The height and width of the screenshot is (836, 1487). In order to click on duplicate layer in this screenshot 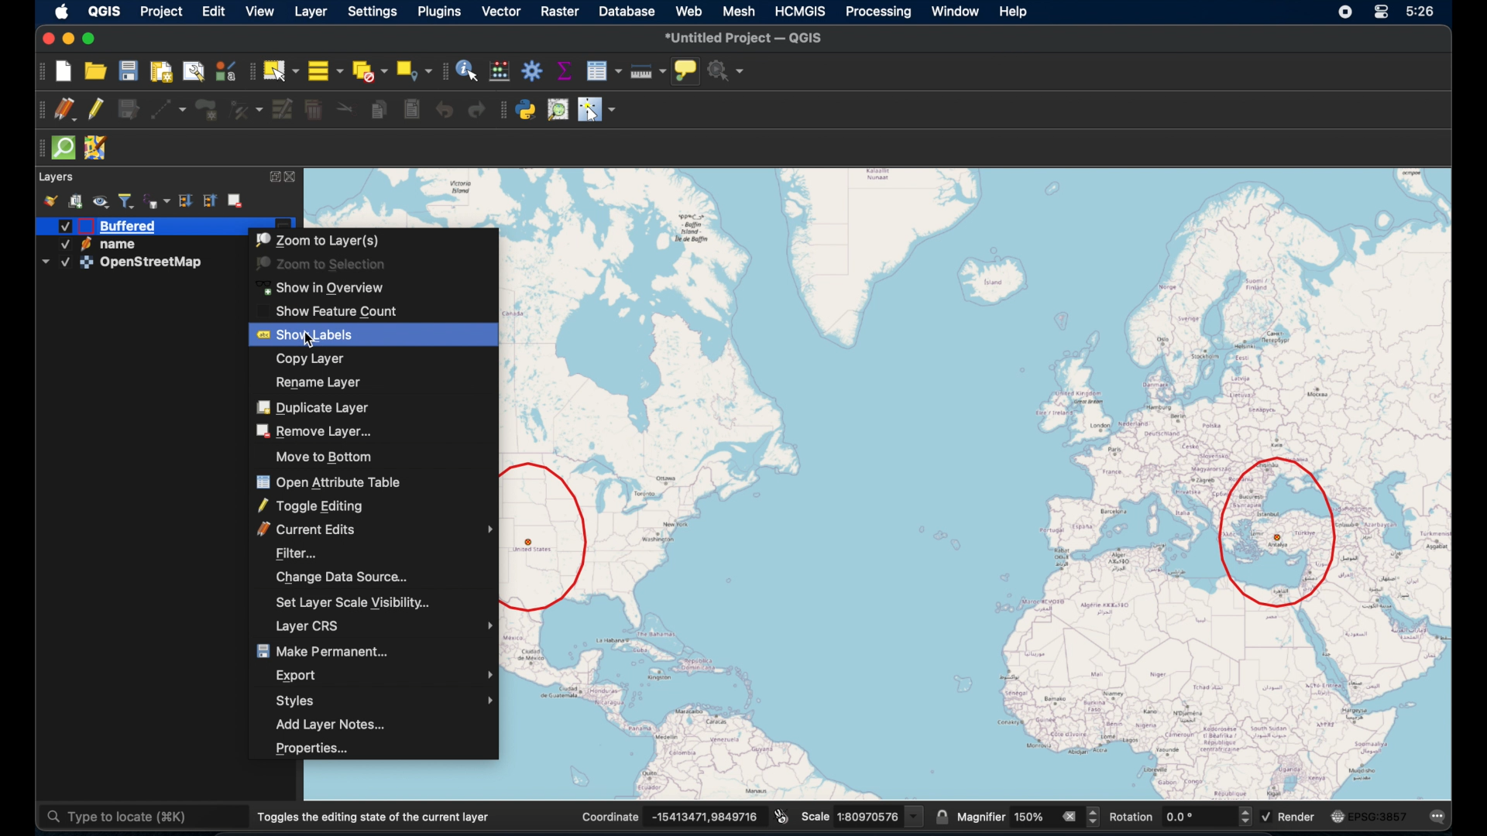, I will do `click(314, 406)`.